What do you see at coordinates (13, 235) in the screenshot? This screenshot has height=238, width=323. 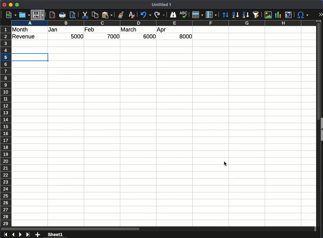 I see `previous sheet` at bounding box center [13, 235].